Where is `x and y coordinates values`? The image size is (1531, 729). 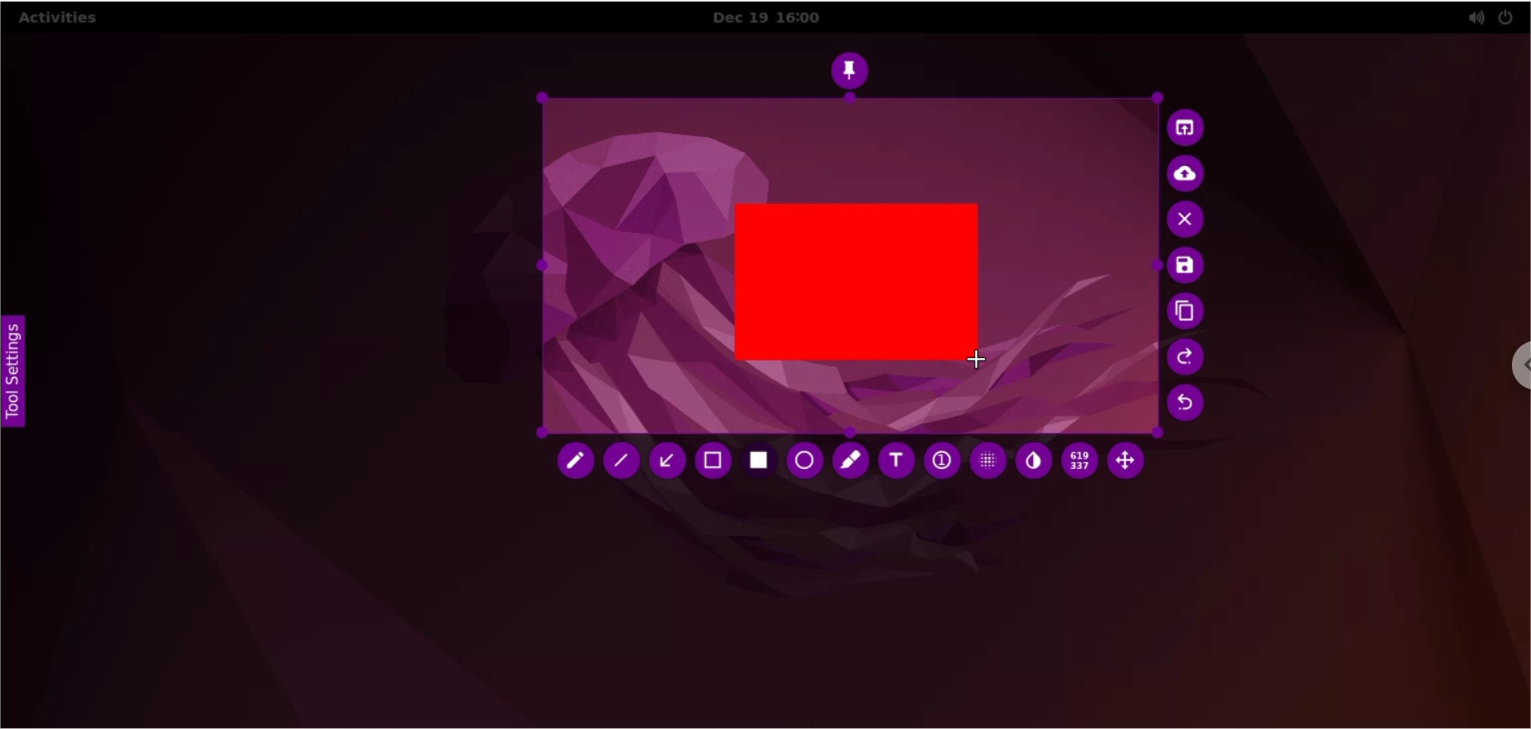
x and y coordinates values is located at coordinates (1080, 463).